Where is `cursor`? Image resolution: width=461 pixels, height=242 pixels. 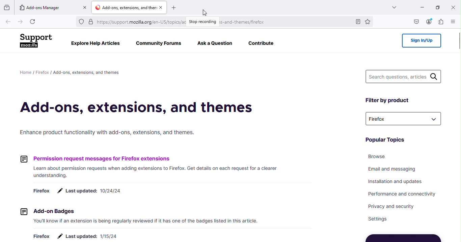 cursor is located at coordinates (204, 12).